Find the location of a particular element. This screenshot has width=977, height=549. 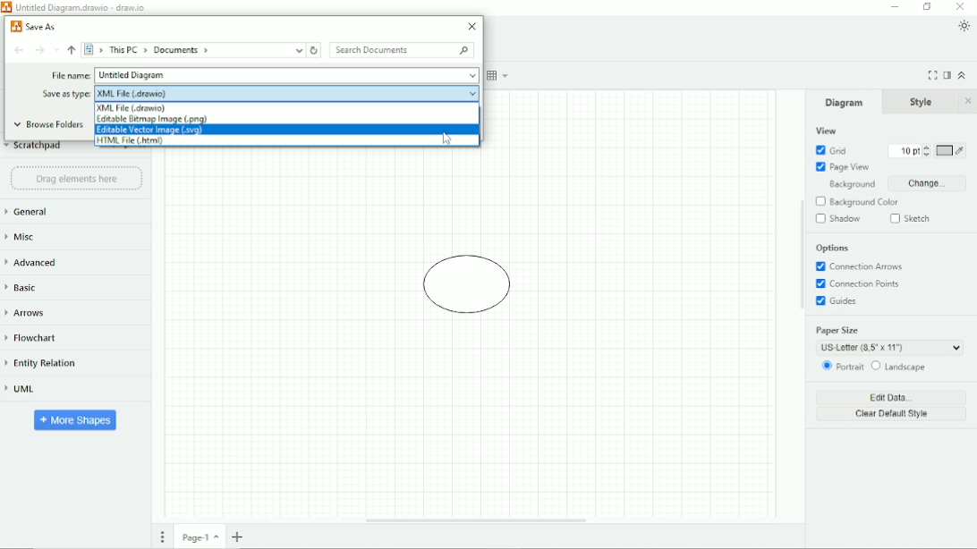

Close is located at coordinates (472, 27).